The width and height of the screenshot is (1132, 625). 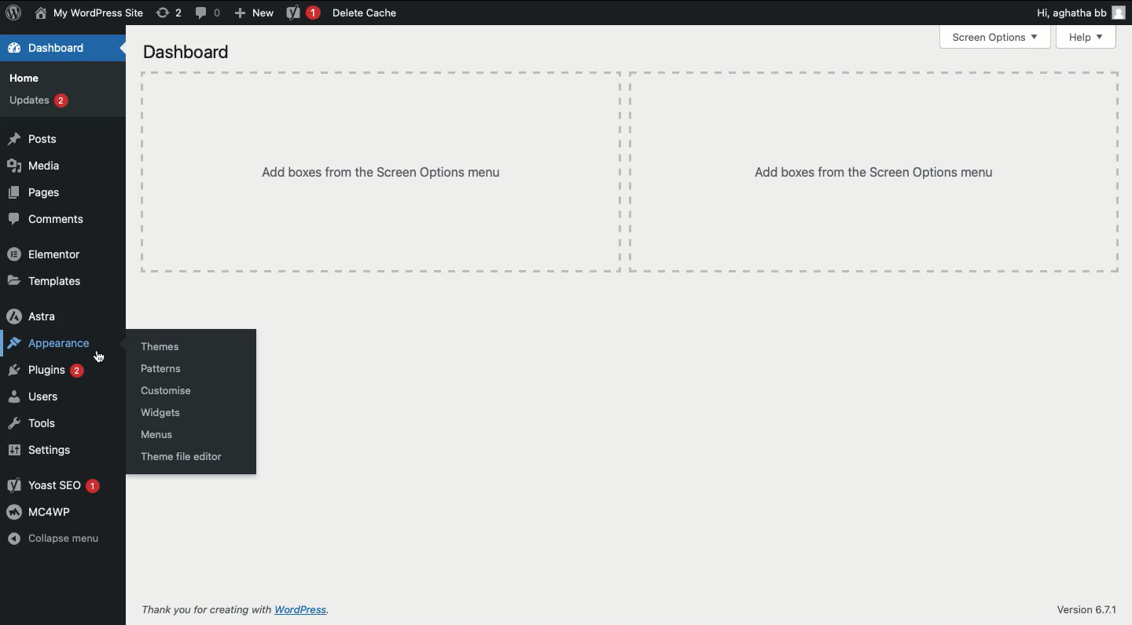 I want to click on  My WordPress Site, so click(x=93, y=14).